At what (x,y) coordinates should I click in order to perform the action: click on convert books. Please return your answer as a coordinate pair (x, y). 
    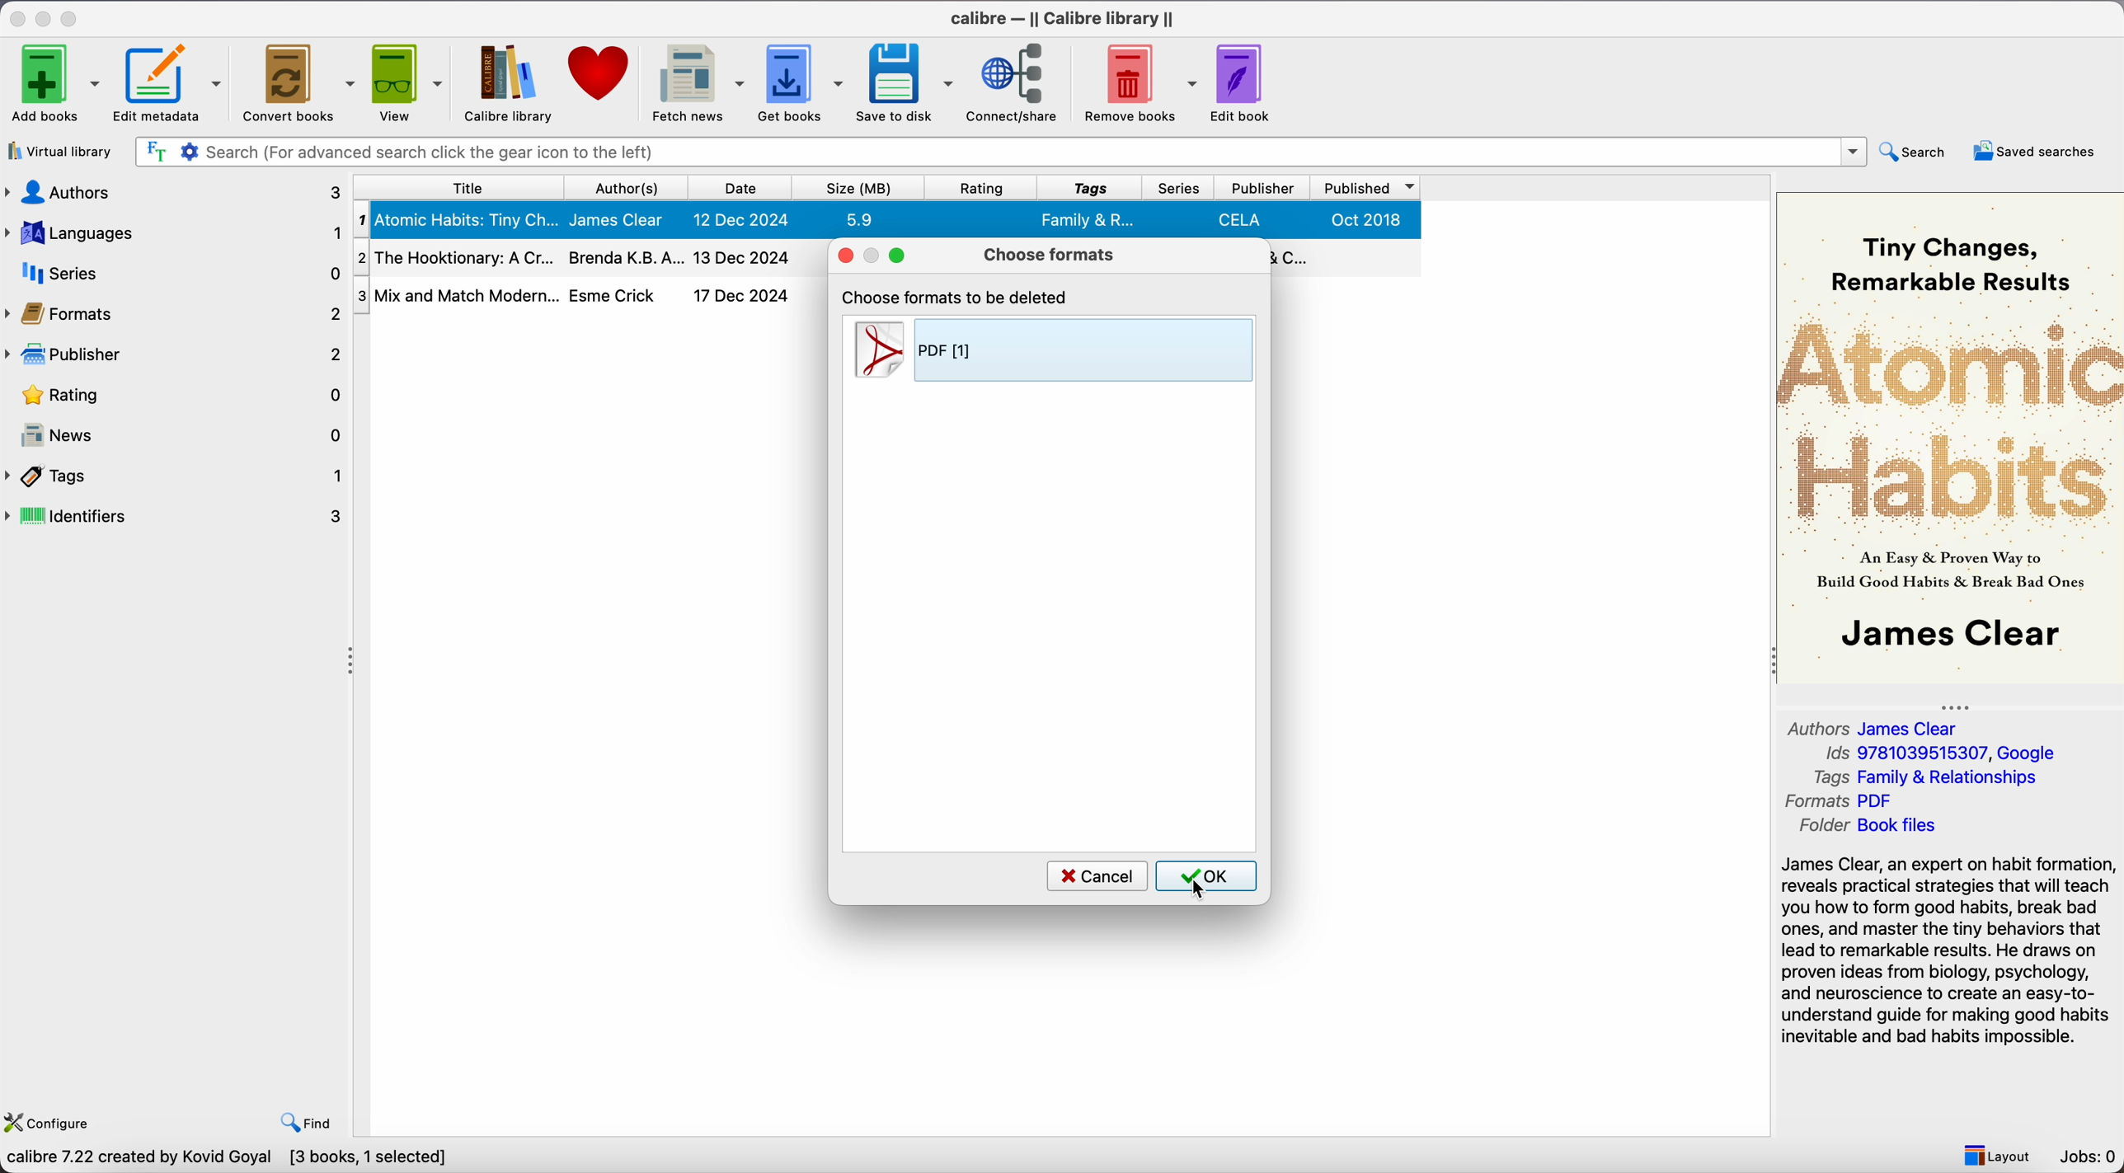
    Looking at the image, I should click on (297, 82).